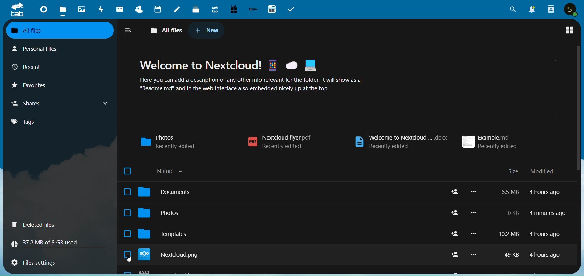 This screenshot has height=276, width=584. I want to click on 37.2 MB of 8 GB used, so click(58, 244).